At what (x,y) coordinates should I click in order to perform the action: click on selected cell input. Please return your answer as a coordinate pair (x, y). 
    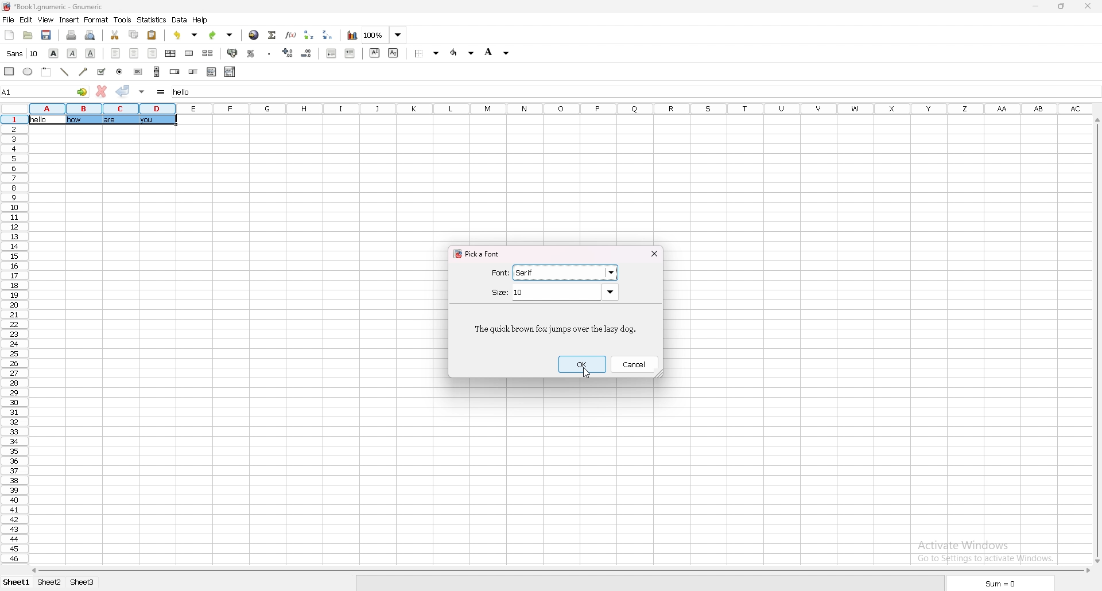
    Looking at the image, I should click on (187, 92).